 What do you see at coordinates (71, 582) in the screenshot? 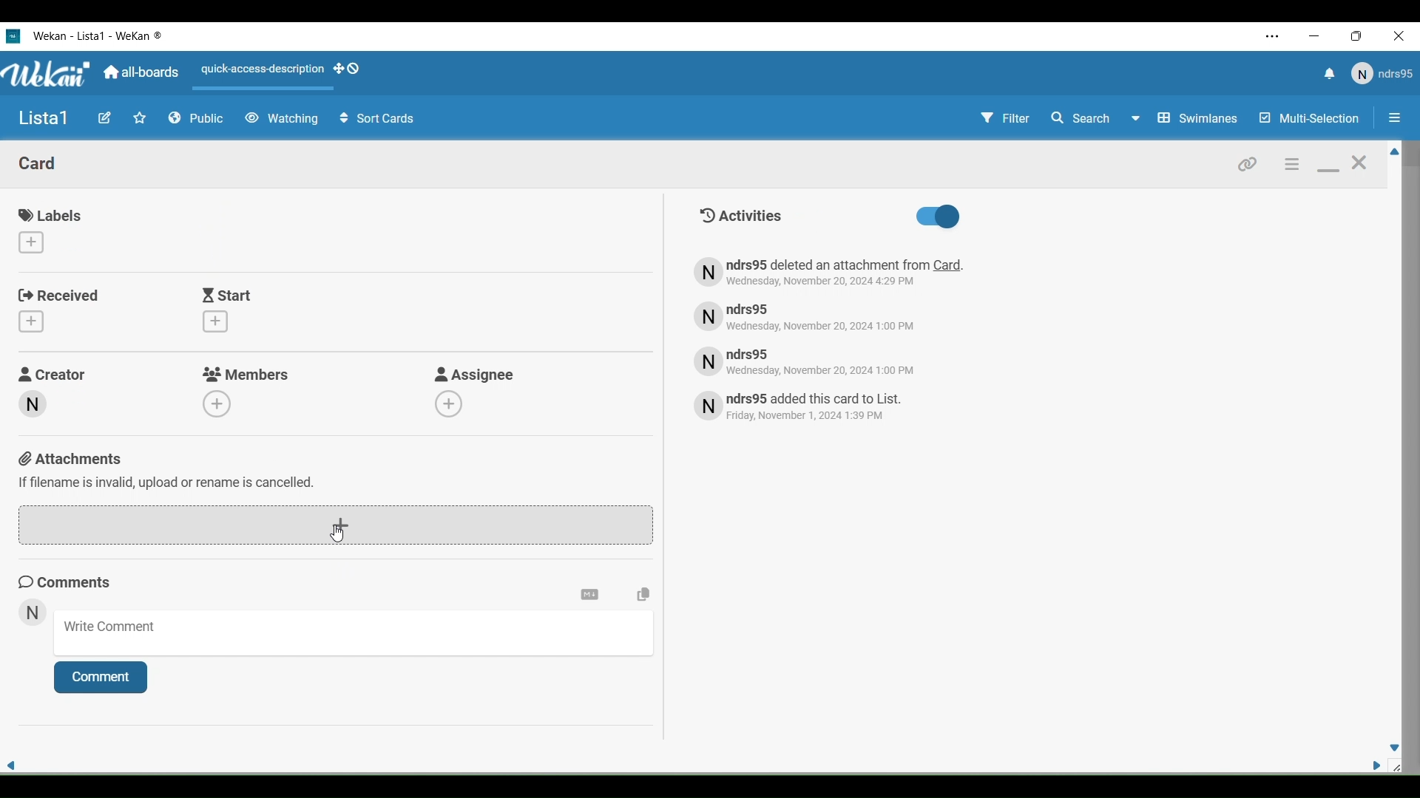
I see `Comments` at bounding box center [71, 582].